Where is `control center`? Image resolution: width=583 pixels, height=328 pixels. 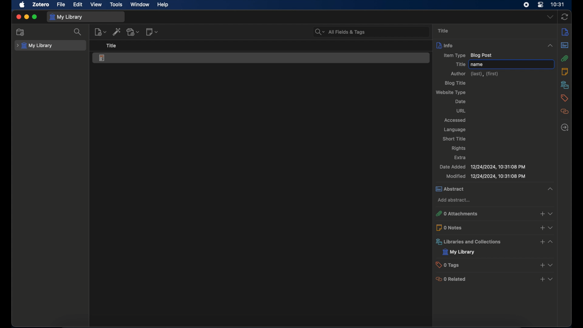 control center is located at coordinates (541, 5).